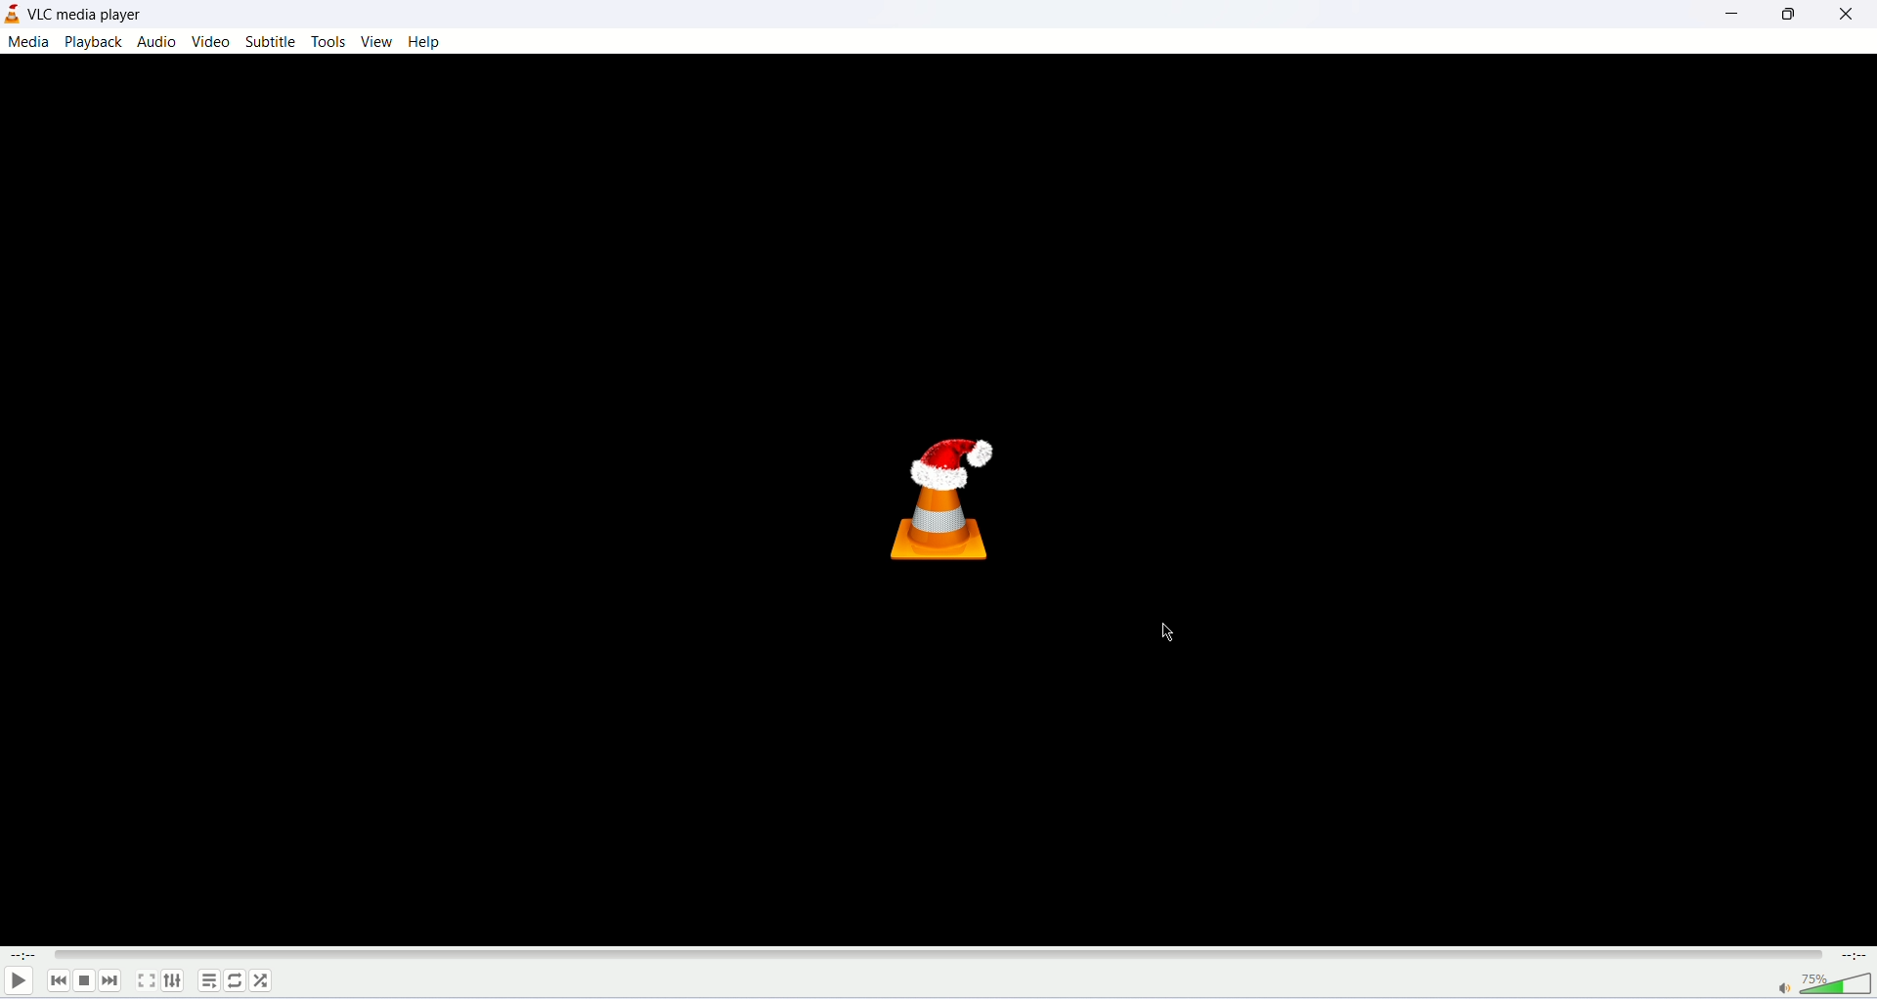 This screenshot has height=999, width=1877. What do you see at coordinates (428, 42) in the screenshot?
I see `help` at bounding box center [428, 42].